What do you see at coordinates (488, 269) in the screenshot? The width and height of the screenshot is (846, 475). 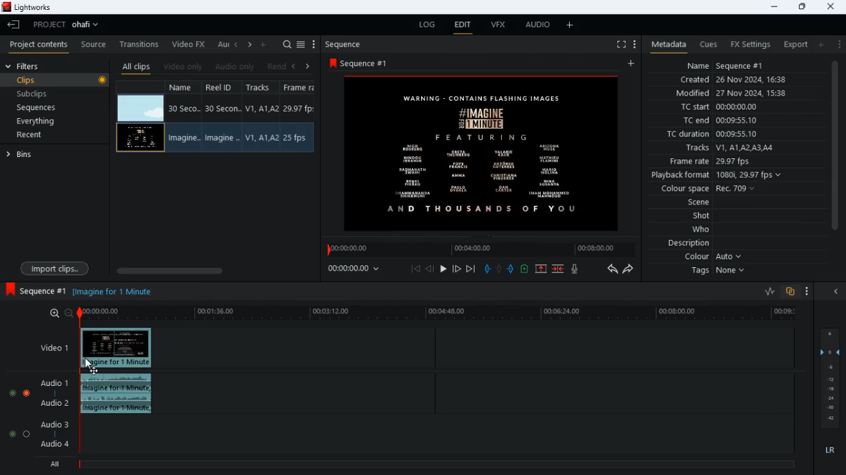 I see `pull` at bounding box center [488, 269].